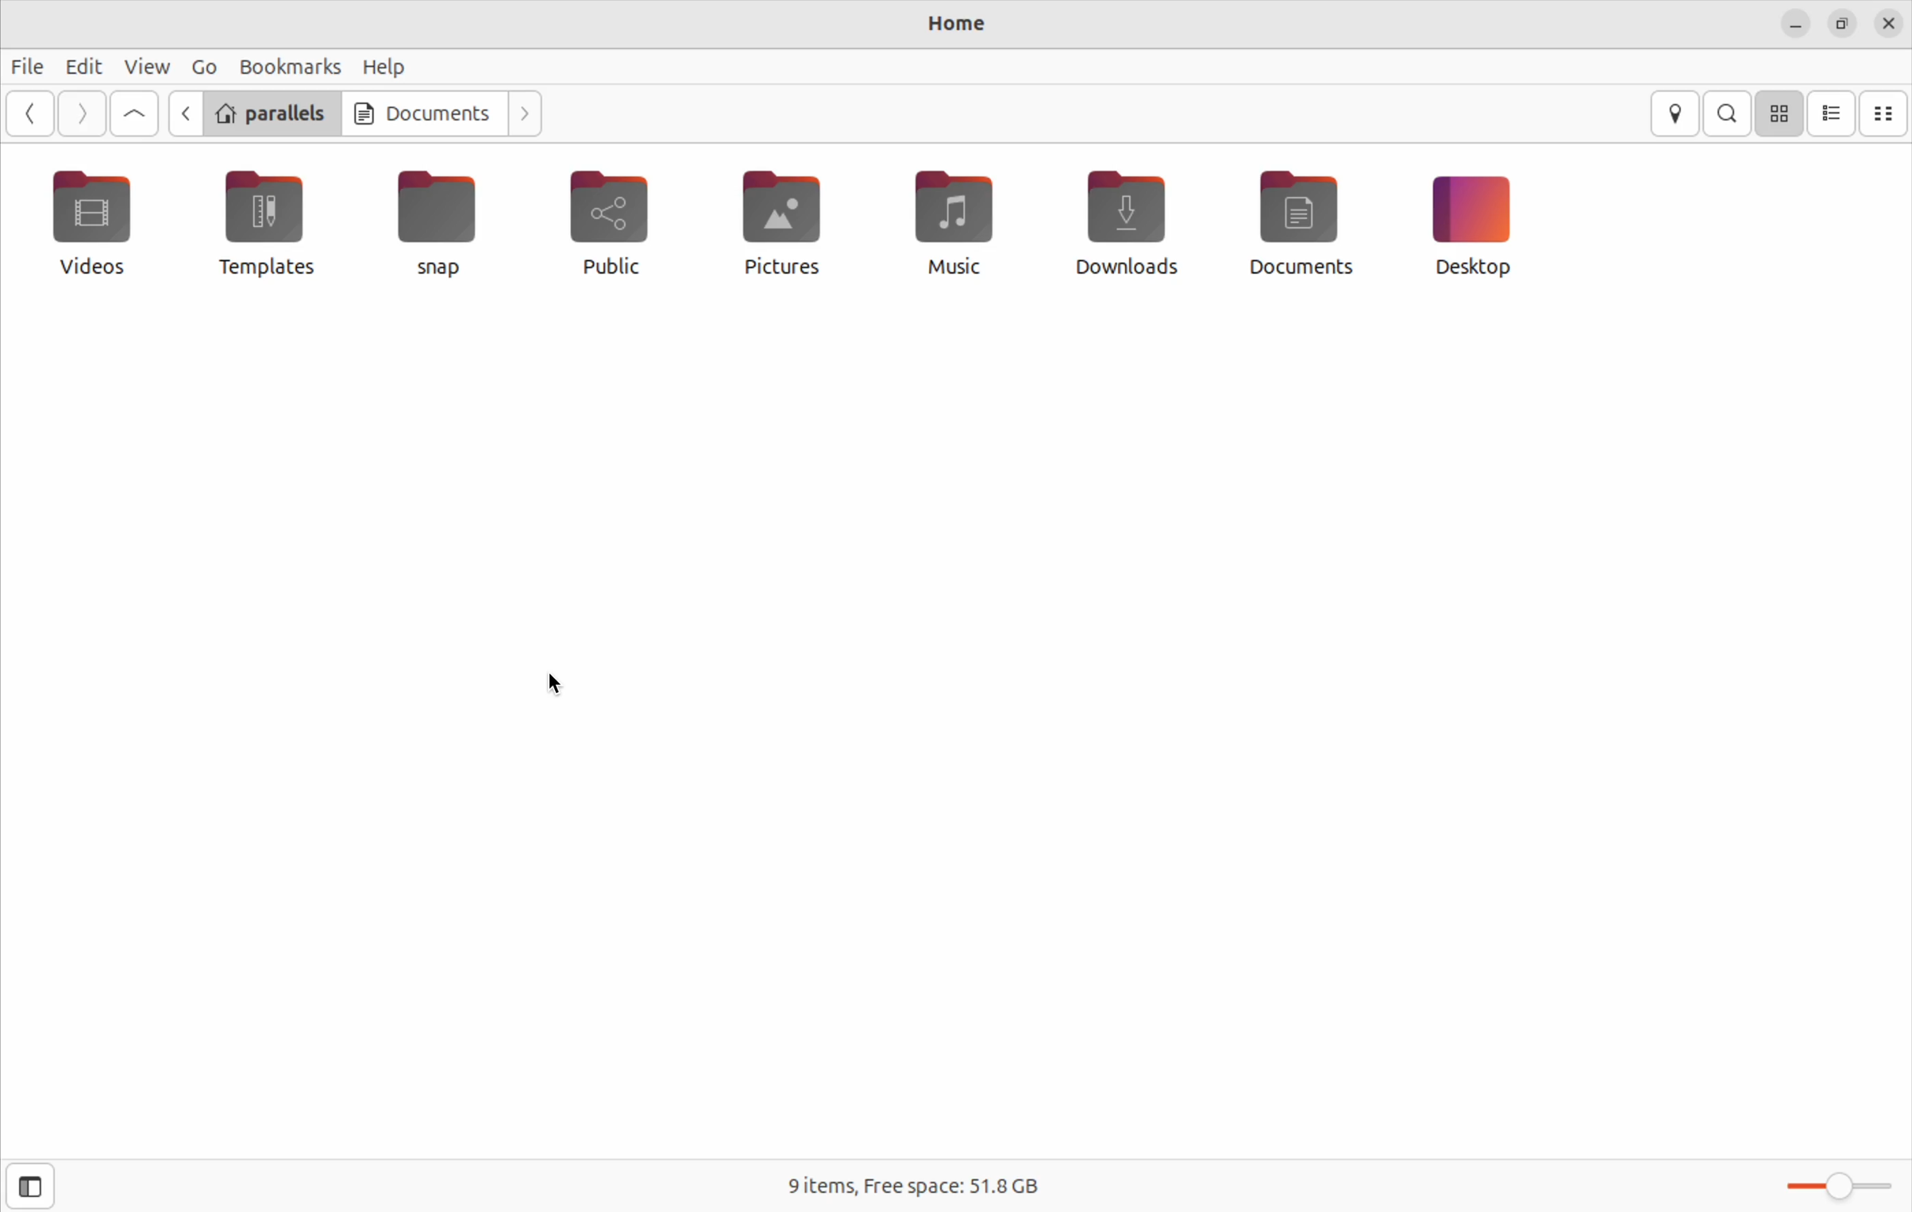  I want to click on Go, so click(205, 69).